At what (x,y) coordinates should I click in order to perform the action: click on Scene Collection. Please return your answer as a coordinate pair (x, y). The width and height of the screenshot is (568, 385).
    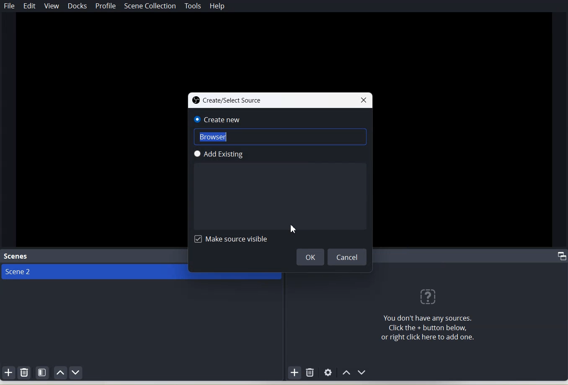
    Looking at the image, I should click on (150, 6).